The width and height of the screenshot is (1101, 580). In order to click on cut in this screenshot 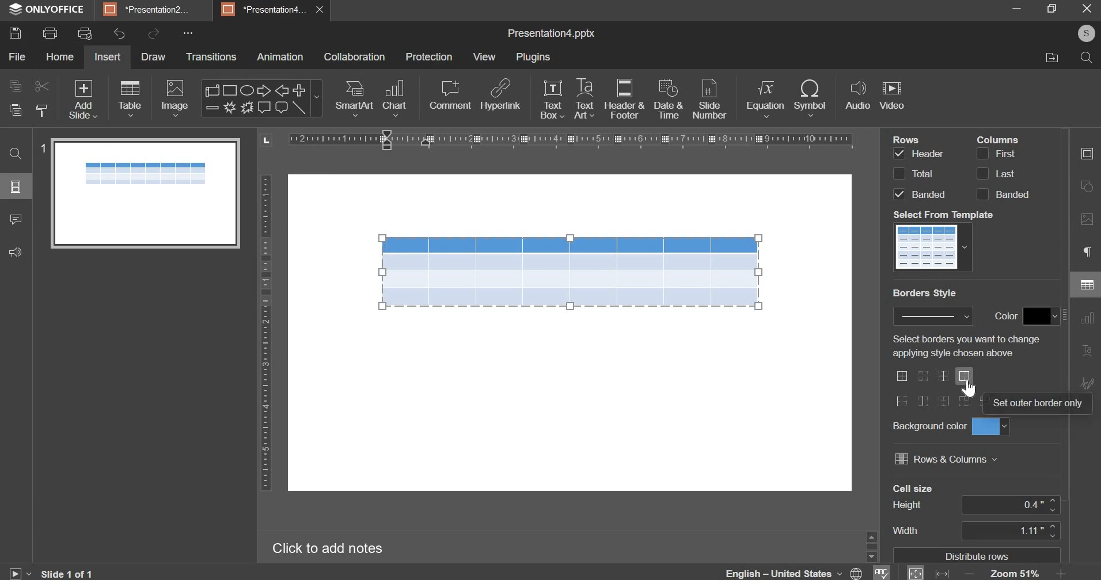, I will do `click(40, 87)`.